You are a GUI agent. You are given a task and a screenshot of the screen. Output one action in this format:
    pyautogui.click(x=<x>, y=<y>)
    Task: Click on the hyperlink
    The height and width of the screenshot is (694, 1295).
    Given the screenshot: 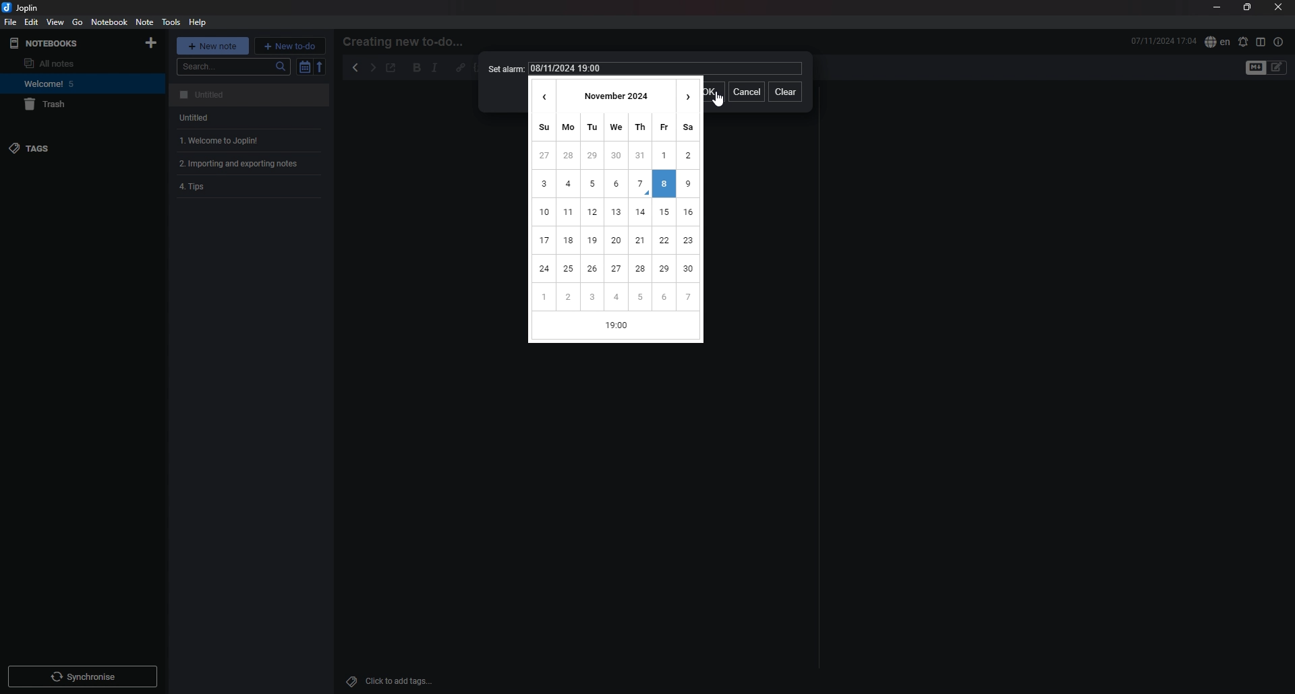 What is the action you would take?
    pyautogui.click(x=461, y=67)
    